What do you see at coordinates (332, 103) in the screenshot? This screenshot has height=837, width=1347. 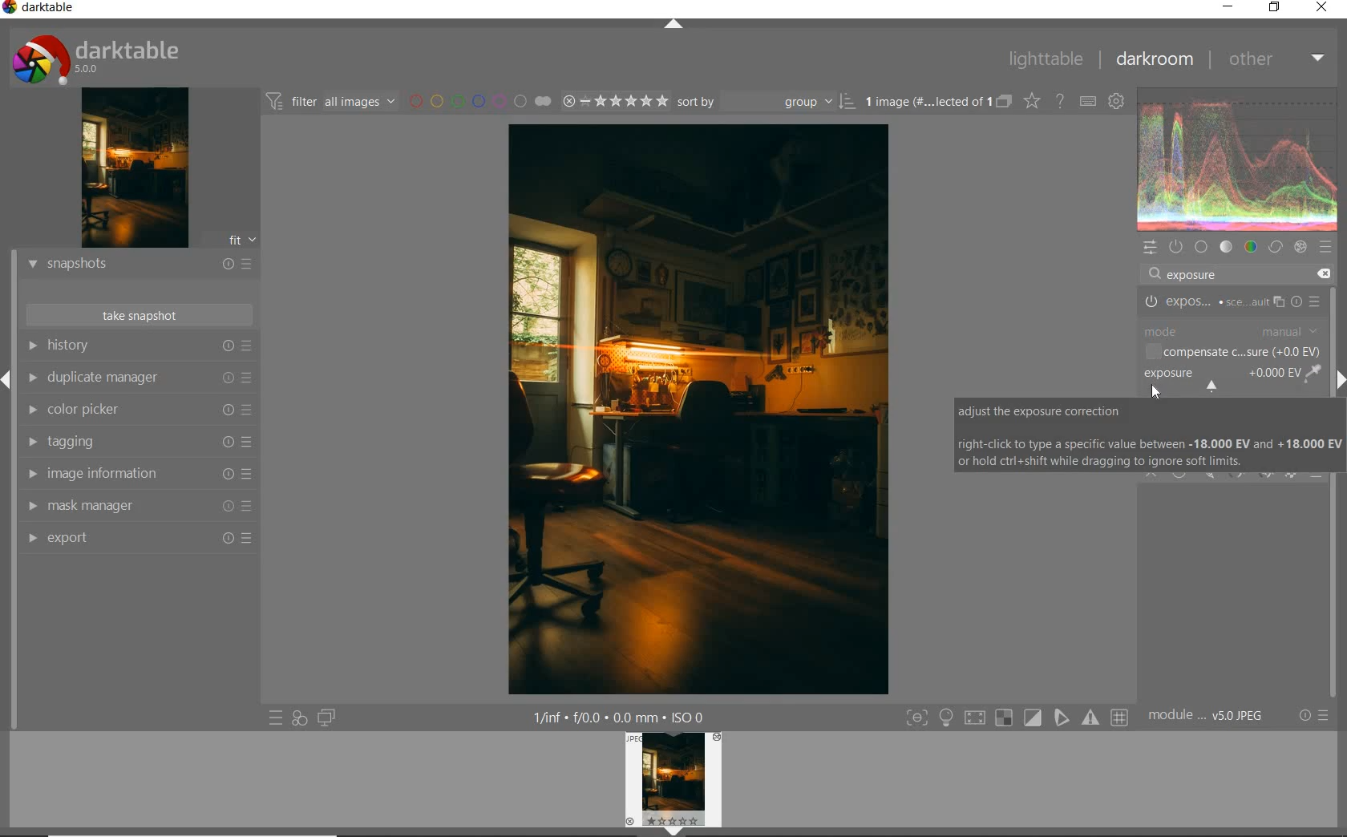 I see `filter images based on their modules` at bounding box center [332, 103].